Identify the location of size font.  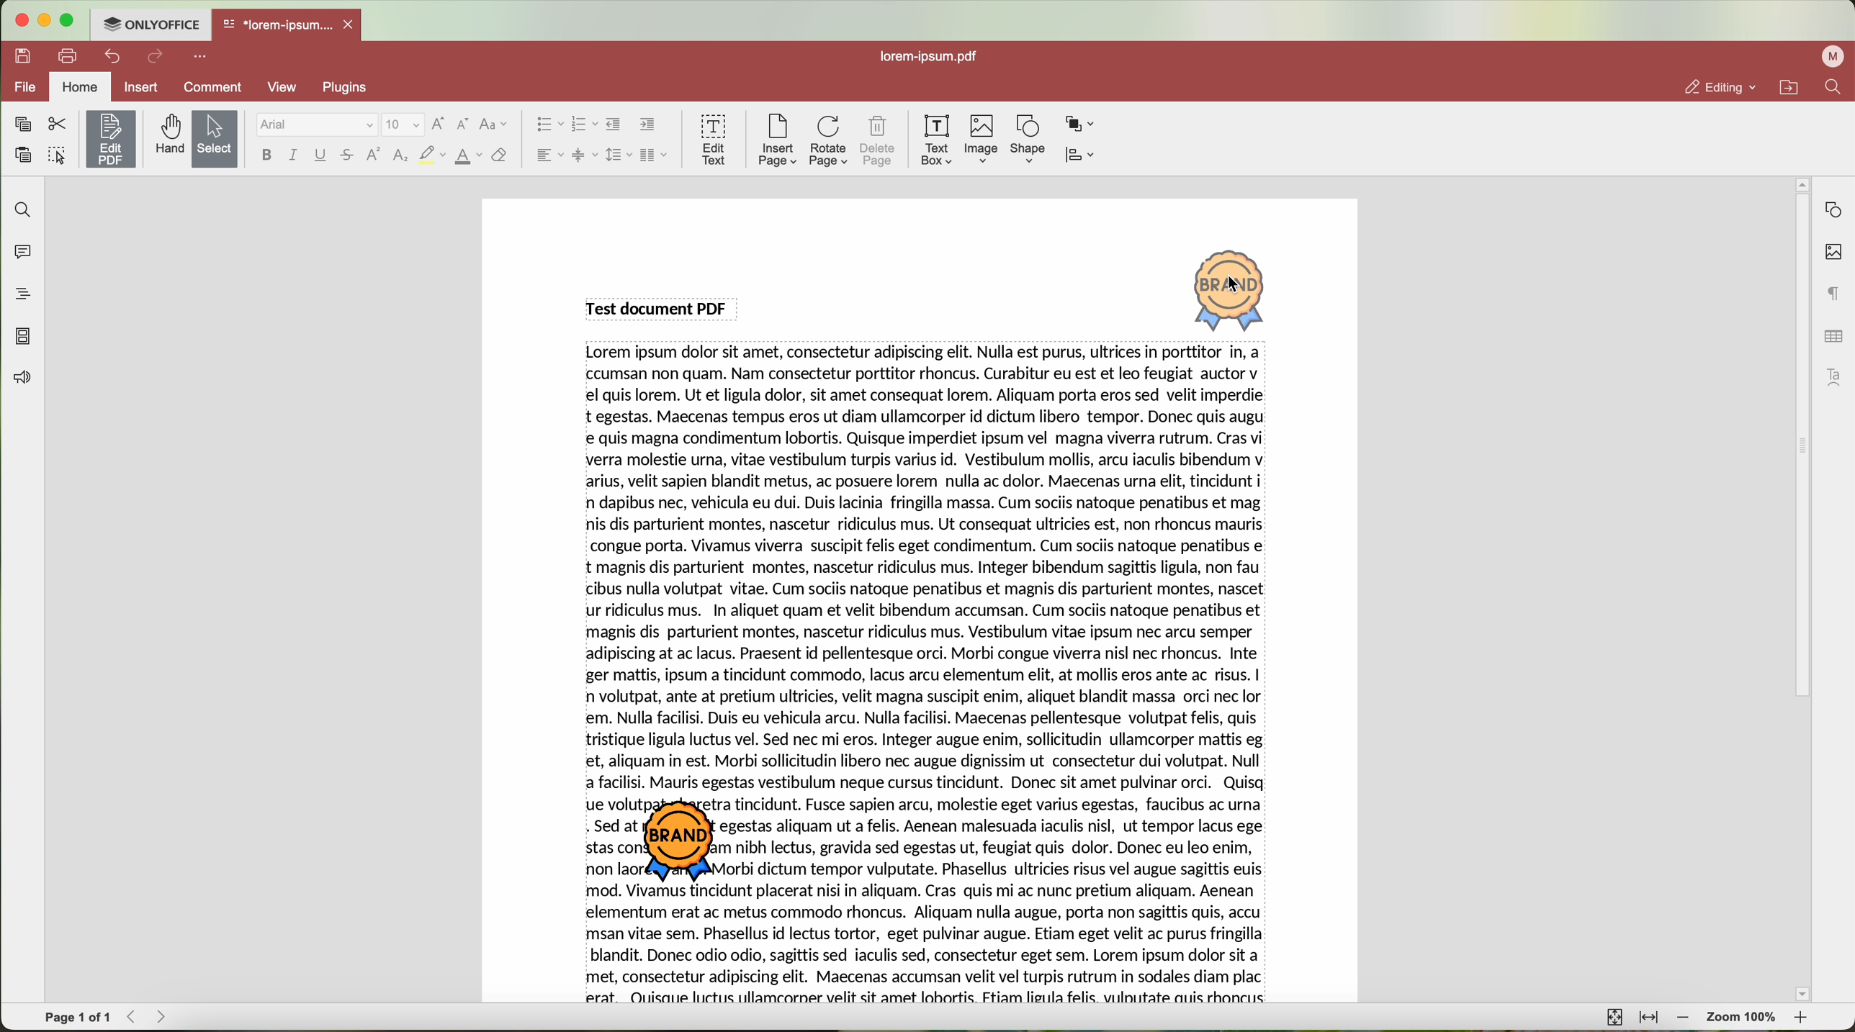
(403, 125).